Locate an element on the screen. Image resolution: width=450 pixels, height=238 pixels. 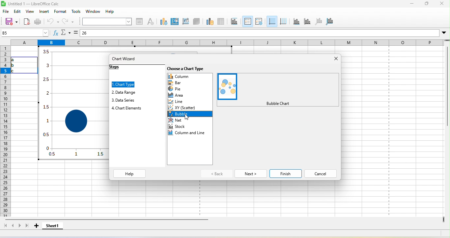
insert is located at coordinates (44, 12).